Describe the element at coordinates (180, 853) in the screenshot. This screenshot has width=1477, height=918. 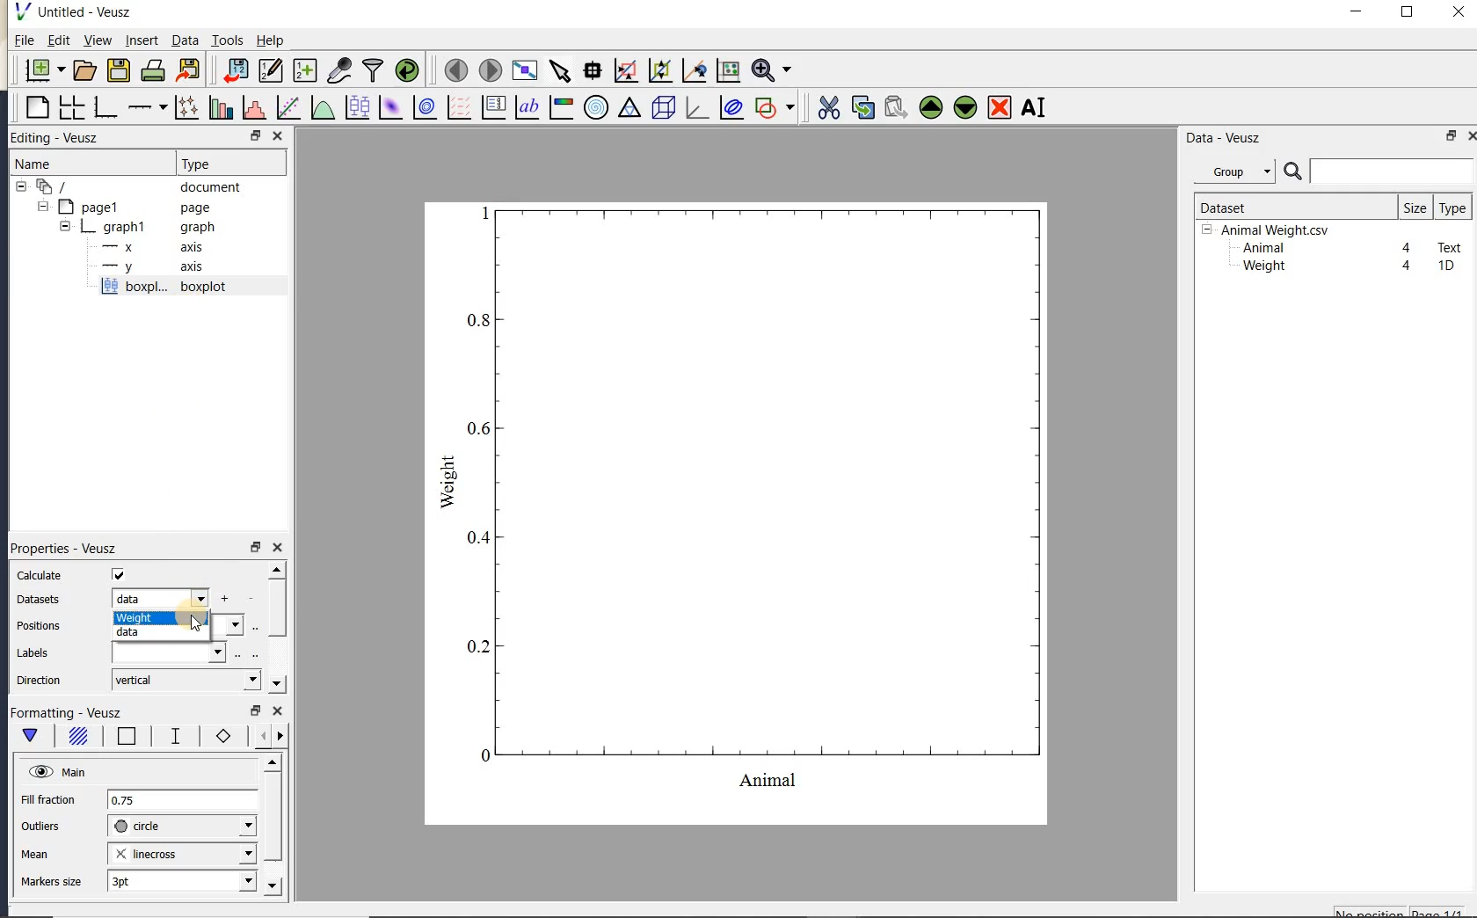
I see `linecross` at that location.